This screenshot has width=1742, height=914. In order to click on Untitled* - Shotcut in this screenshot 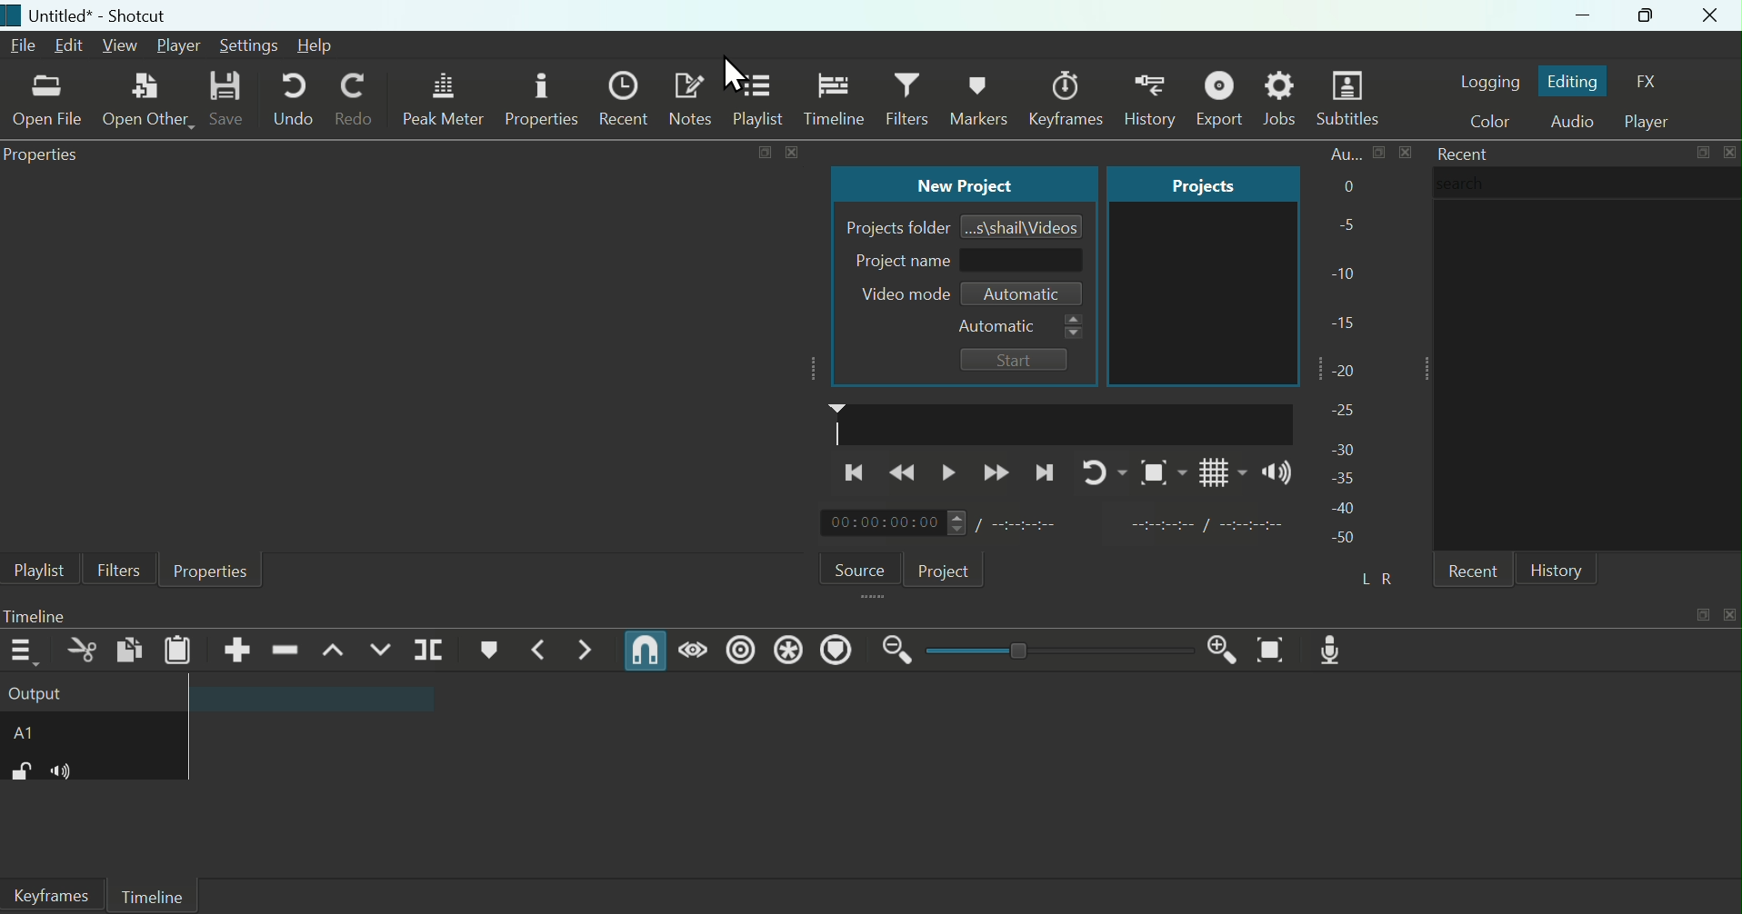, I will do `click(95, 16)`.